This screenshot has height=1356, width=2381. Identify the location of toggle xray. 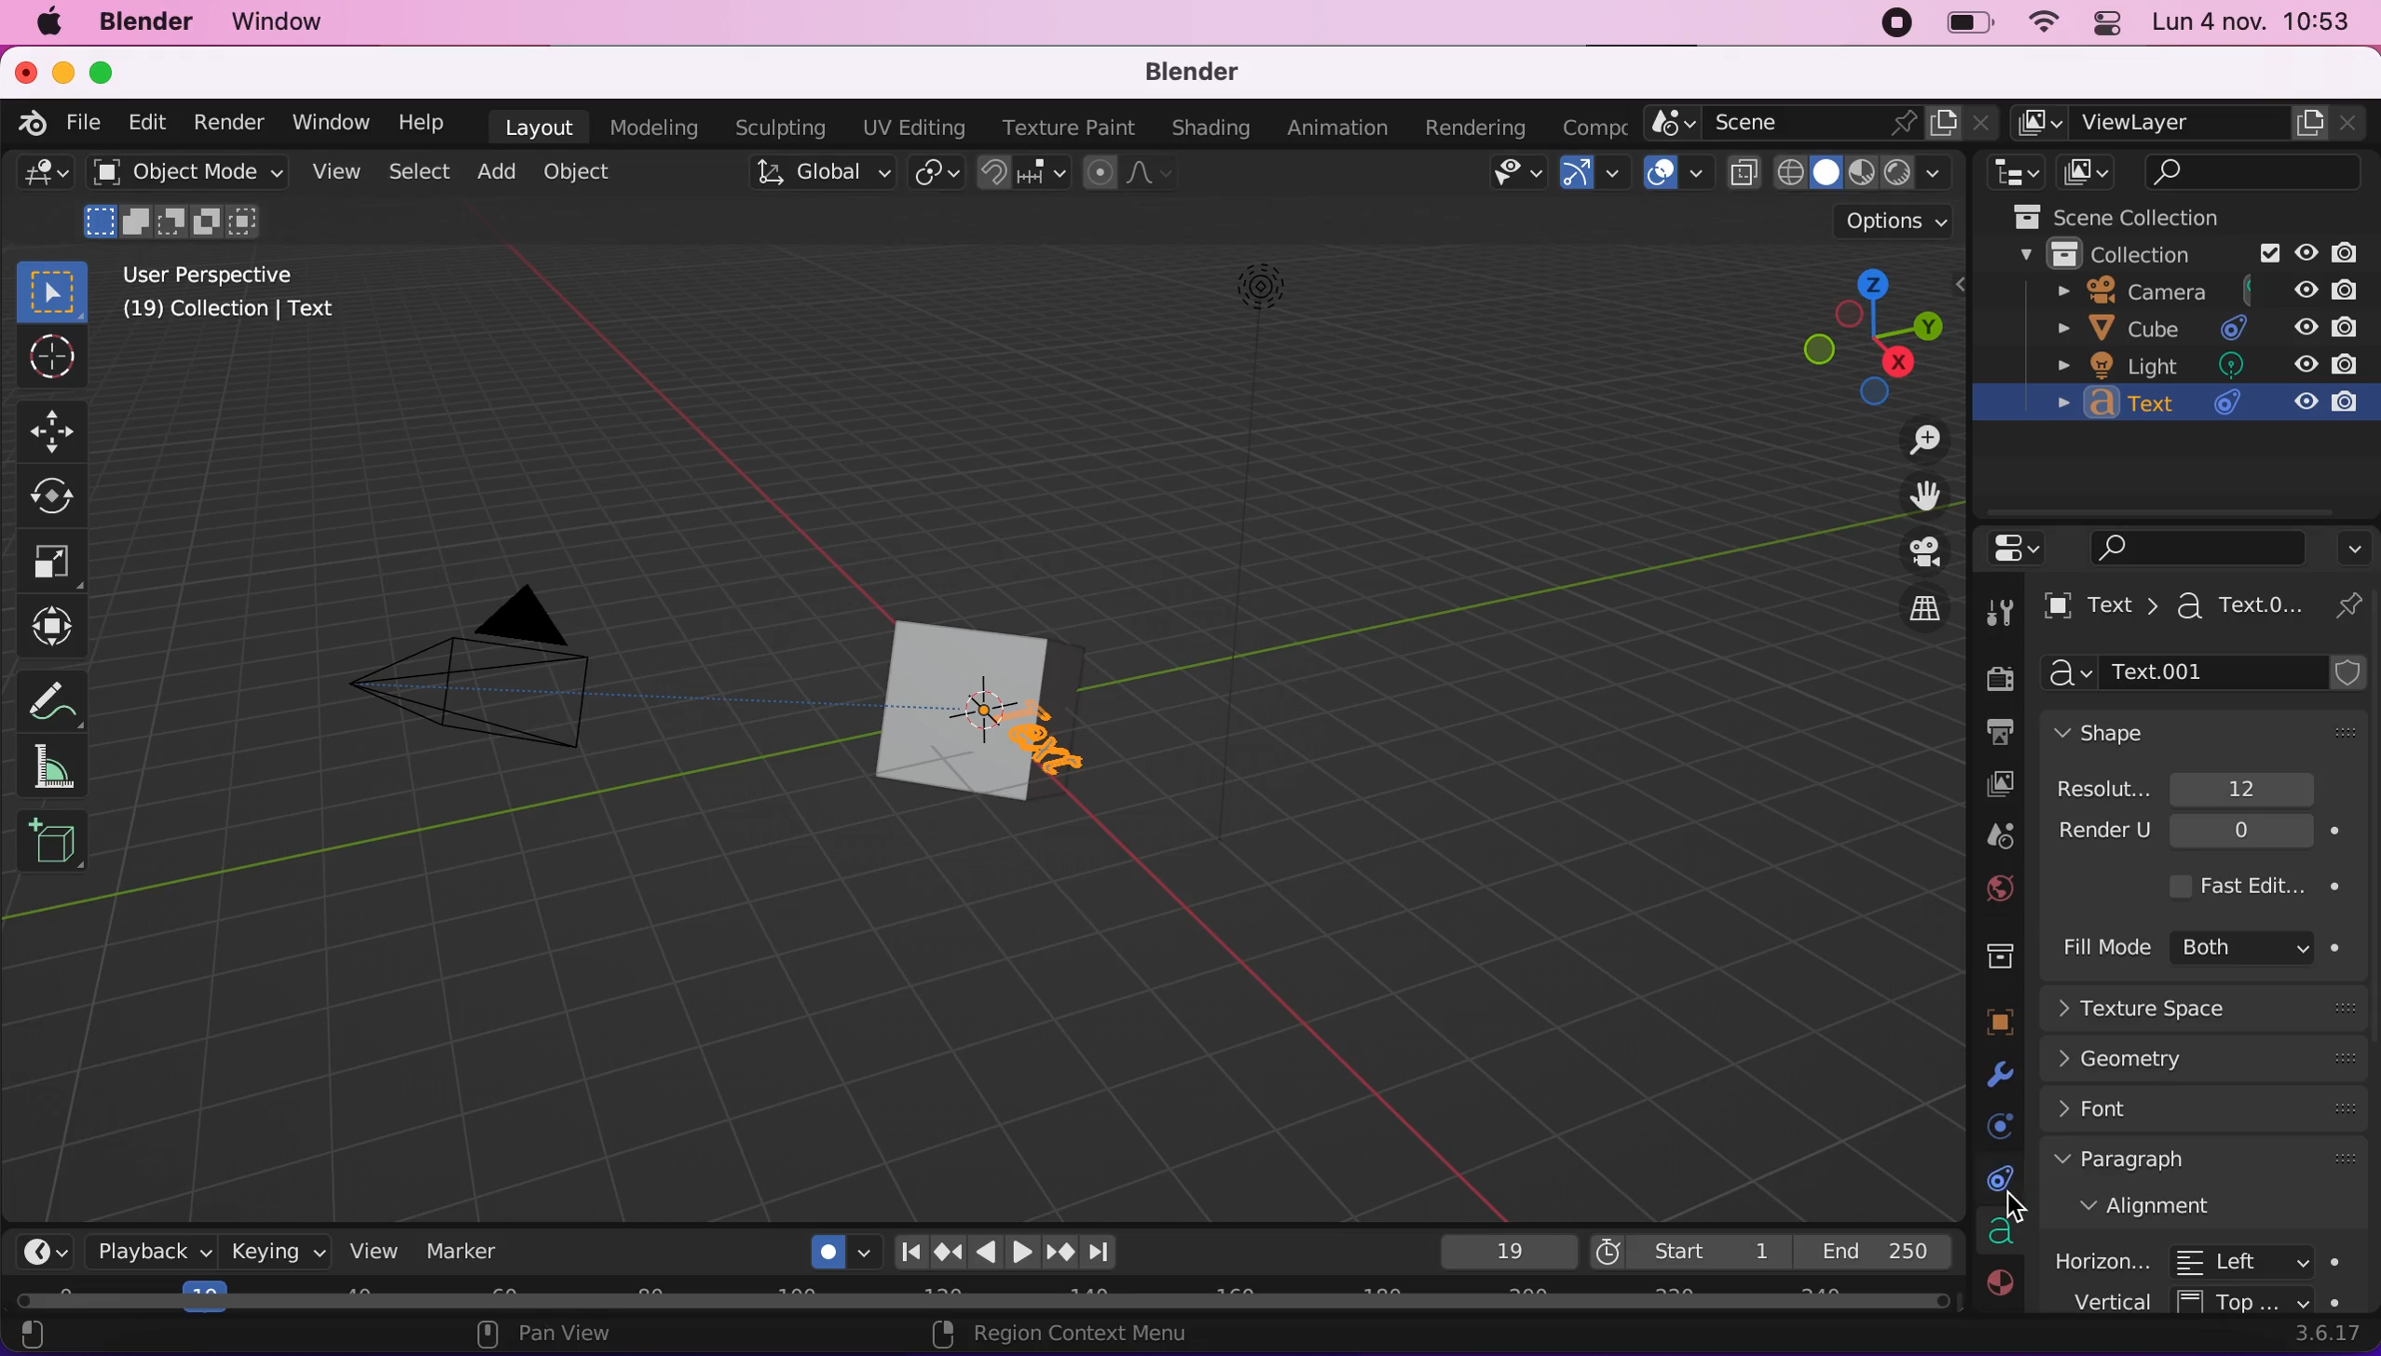
(1743, 183).